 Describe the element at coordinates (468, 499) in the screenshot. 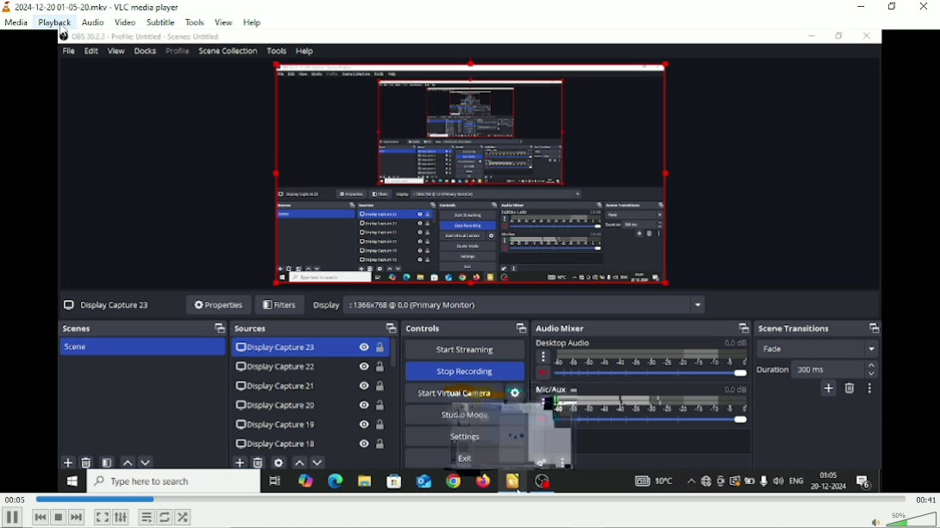

I see `Play duration` at that location.